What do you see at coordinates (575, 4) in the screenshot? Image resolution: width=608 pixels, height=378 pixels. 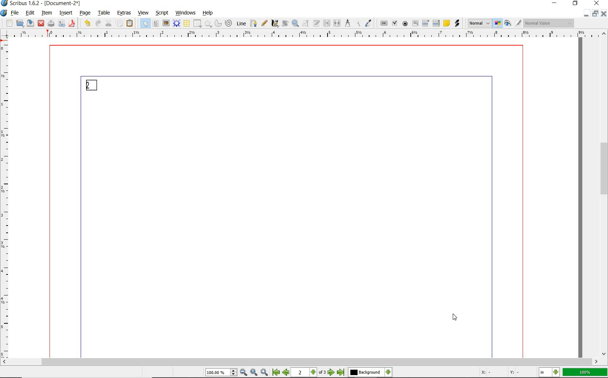 I see `restore` at bounding box center [575, 4].